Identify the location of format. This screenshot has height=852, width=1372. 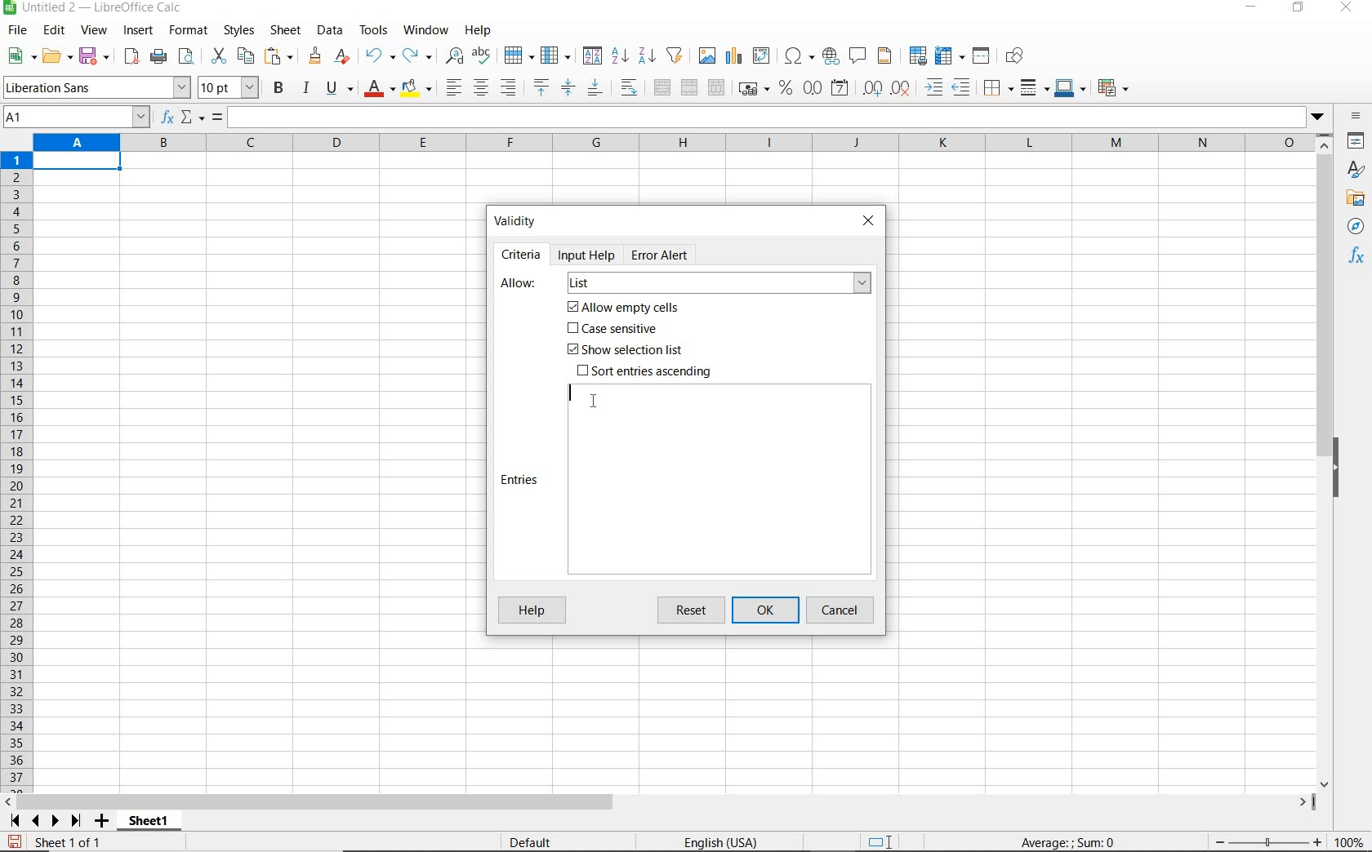
(186, 30).